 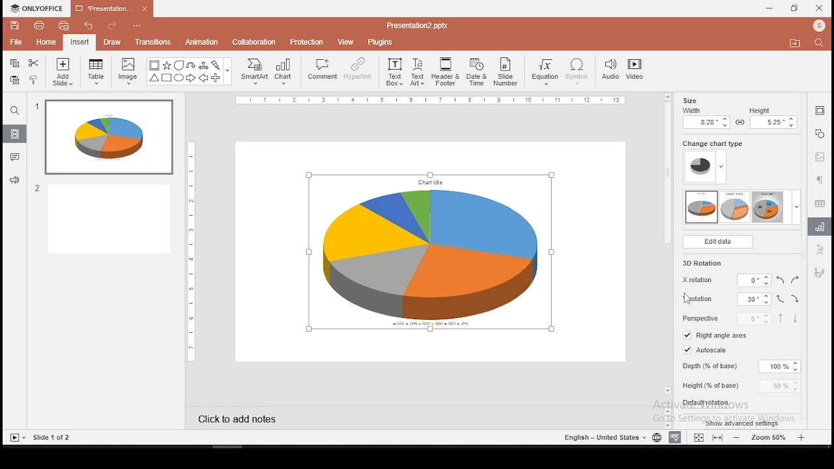 I want to click on symbol, so click(x=577, y=72).